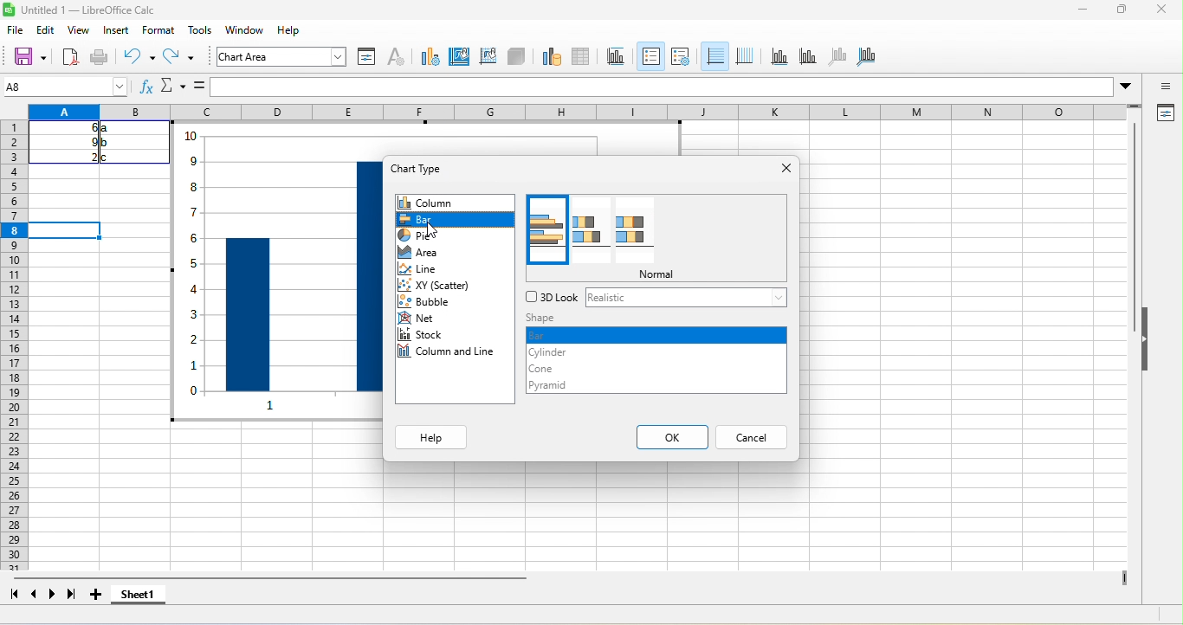 This screenshot has height=625, width=1183. Describe the element at coordinates (515, 56) in the screenshot. I see `3d view` at that location.